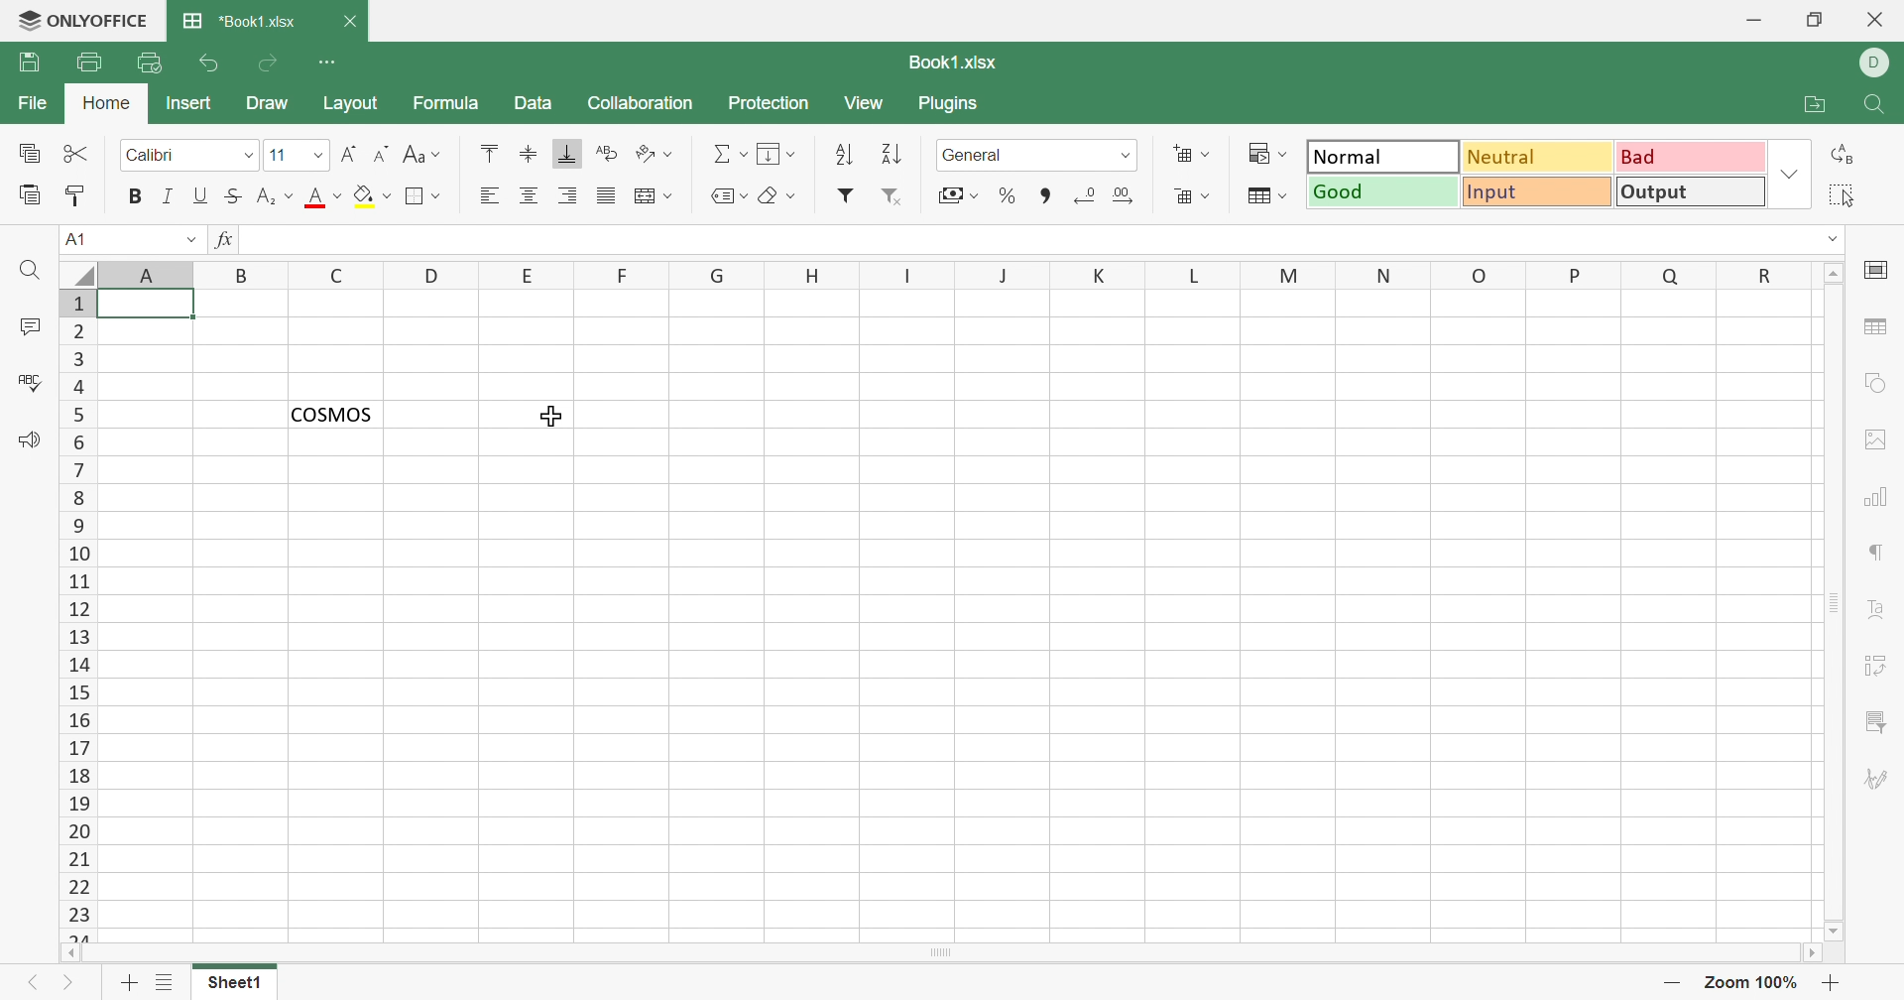  What do you see at coordinates (1009, 196) in the screenshot?
I see `Percent style` at bounding box center [1009, 196].